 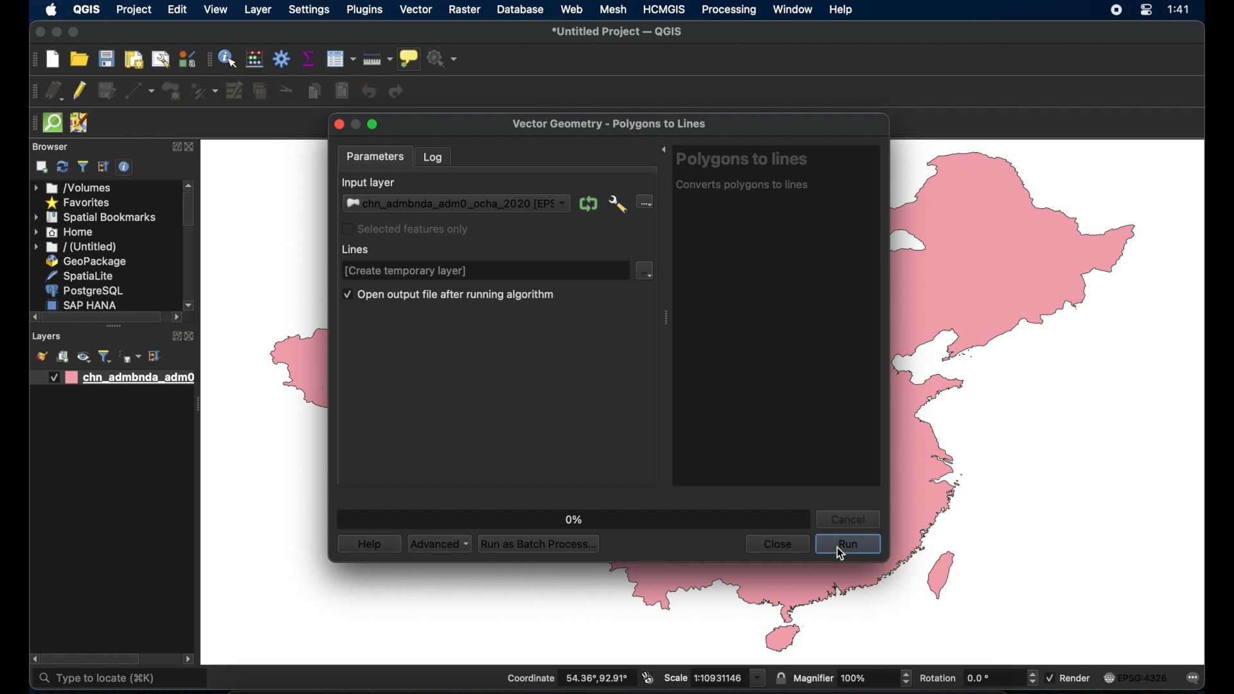 What do you see at coordinates (78, 276) in the screenshot?
I see `spatiallite` at bounding box center [78, 276].